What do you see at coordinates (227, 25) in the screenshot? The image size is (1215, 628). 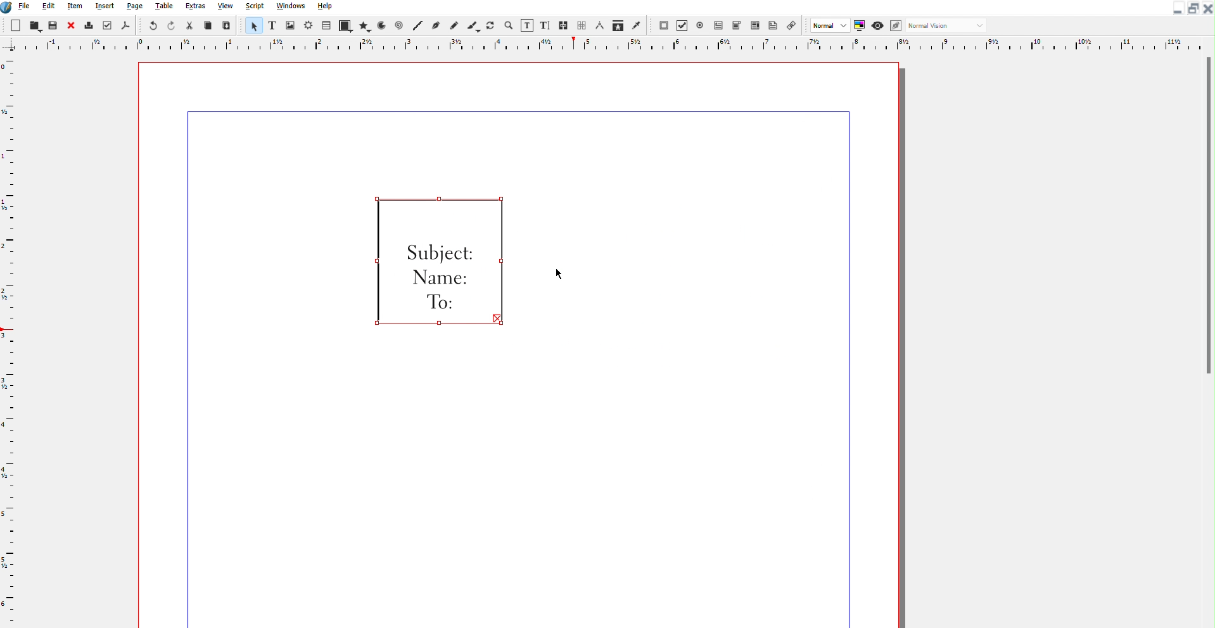 I see `Paste` at bounding box center [227, 25].